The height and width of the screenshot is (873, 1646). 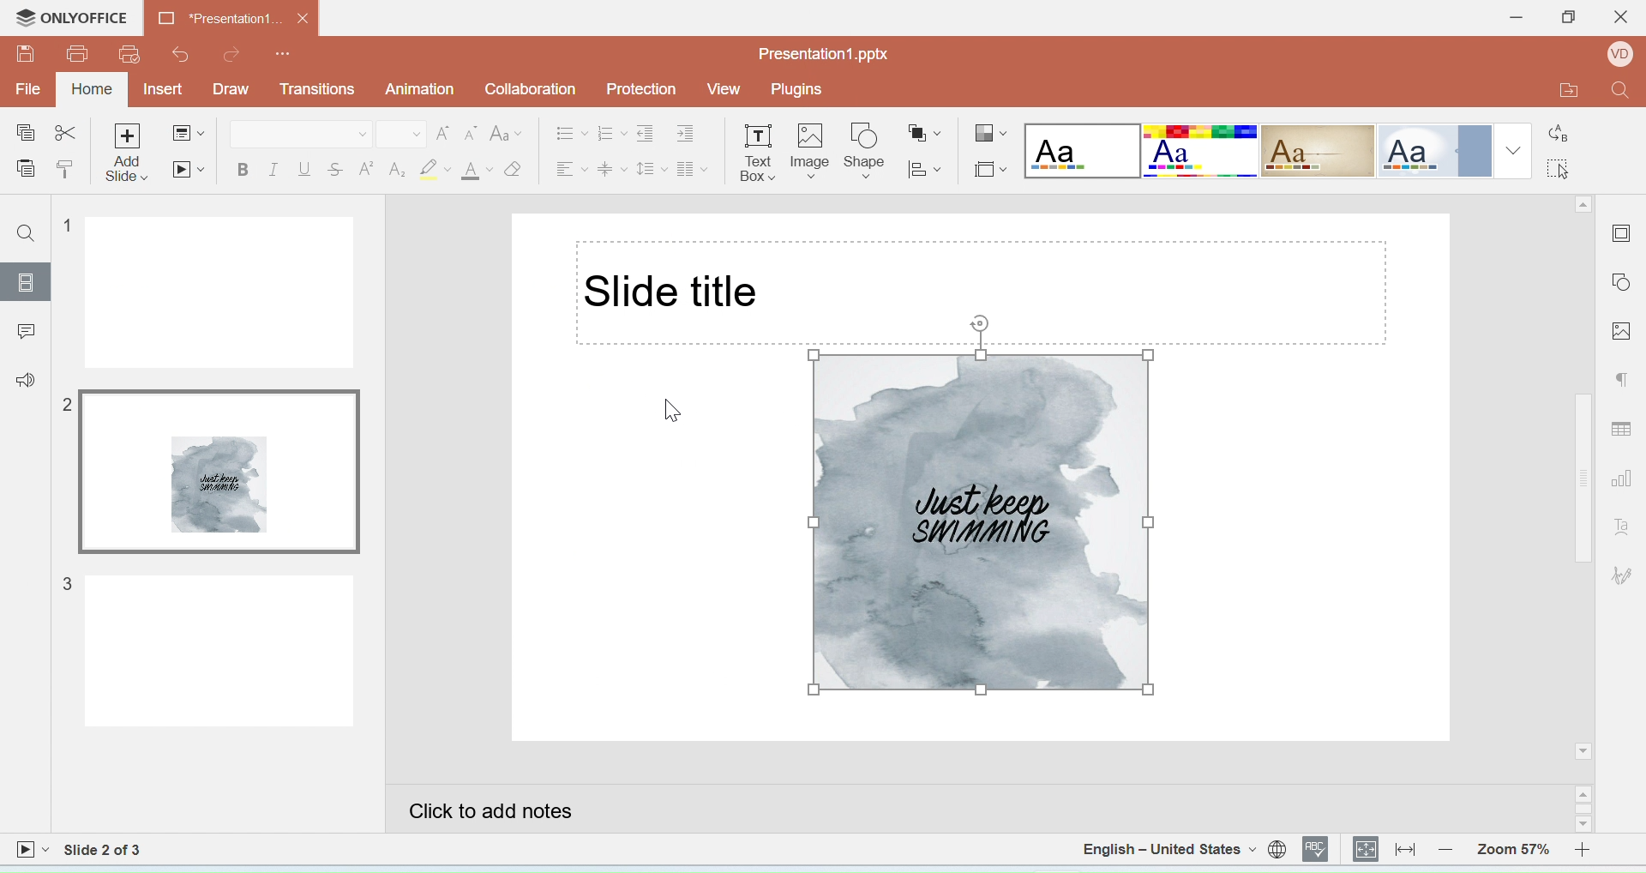 What do you see at coordinates (1565, 166) in the screenshot?
I see `Select all` at bounding box center [1565, 166].